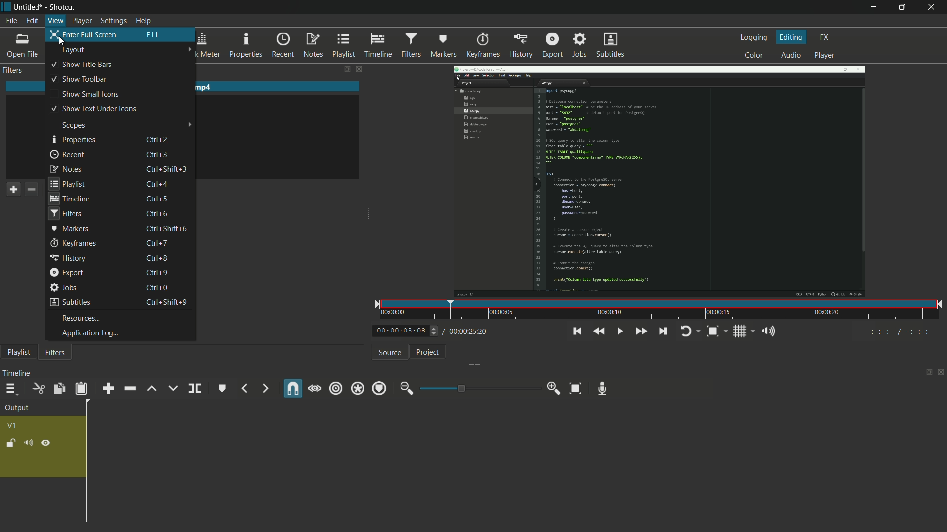 The width and height of the screenshot is (947, 532). What do you see at coordinates (16, 374) in the screenshot?
I see `timeline` at bounding box center [16, 374].